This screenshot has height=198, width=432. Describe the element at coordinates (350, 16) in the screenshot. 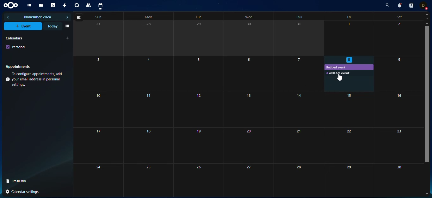

I see `fri` at that location.